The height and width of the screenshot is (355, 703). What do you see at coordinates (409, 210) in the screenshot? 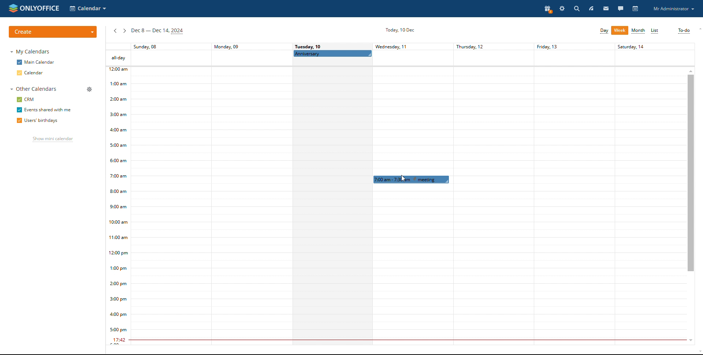
I see `30 min span of the day` at bounding box center [409, 210].